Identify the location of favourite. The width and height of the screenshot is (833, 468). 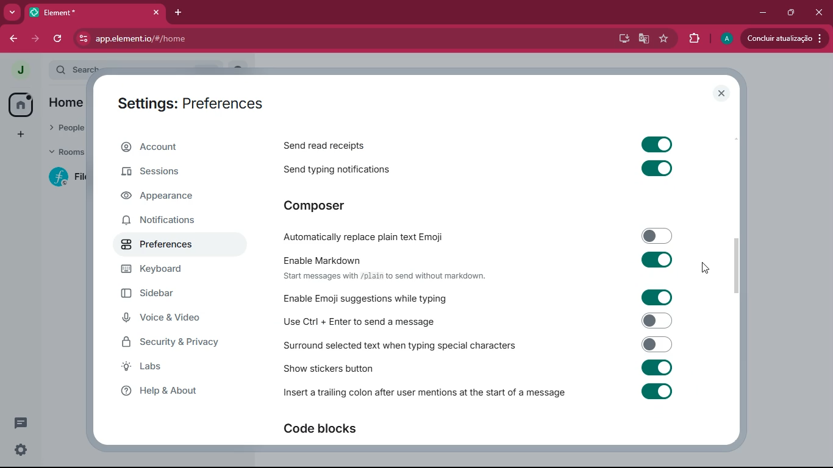
(665, 38).